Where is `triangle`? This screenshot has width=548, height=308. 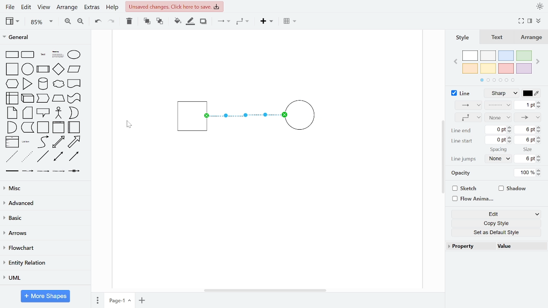
triangle is located at coordinates (28, 83).